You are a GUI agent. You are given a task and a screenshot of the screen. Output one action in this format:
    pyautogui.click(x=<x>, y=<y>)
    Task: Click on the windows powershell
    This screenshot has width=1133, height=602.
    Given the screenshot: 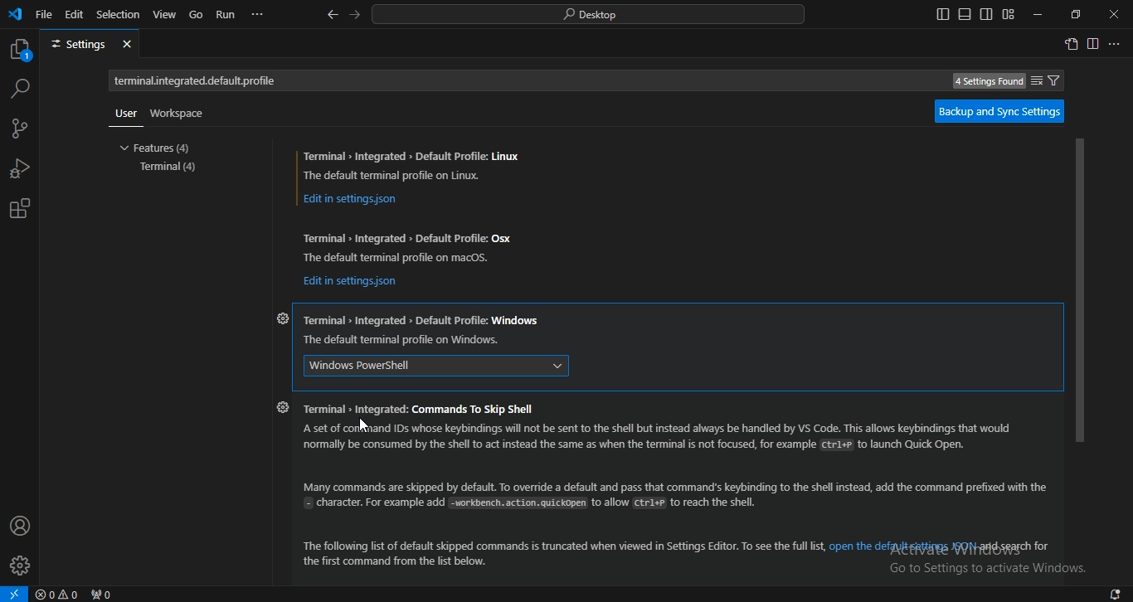 What is the action you would take?
    pyautogui.click(x=436, y=367)
    